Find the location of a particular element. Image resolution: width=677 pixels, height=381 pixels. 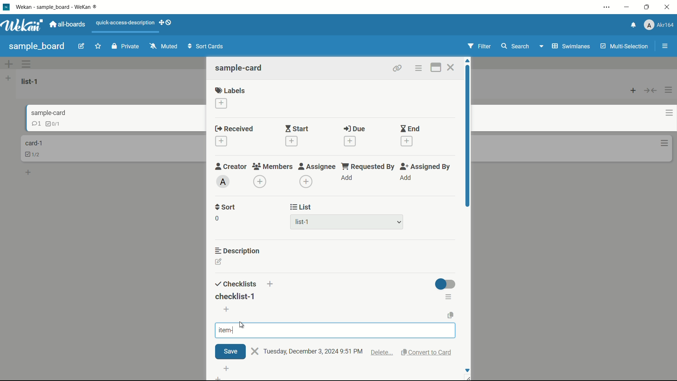

app name is located at coordinates (56, 6).